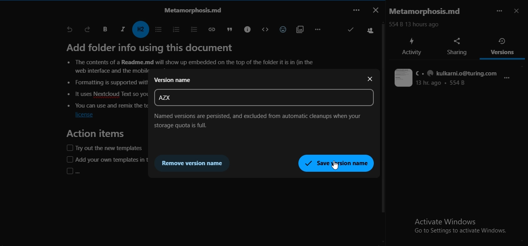  I want to click on azx, so click(164, 97).